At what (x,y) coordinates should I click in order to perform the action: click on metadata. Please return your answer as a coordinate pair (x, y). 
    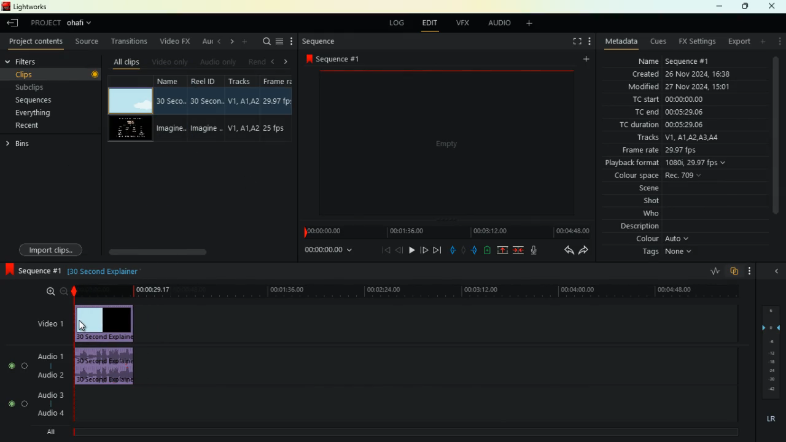
    Looking at the image, I should click on (621, 42).